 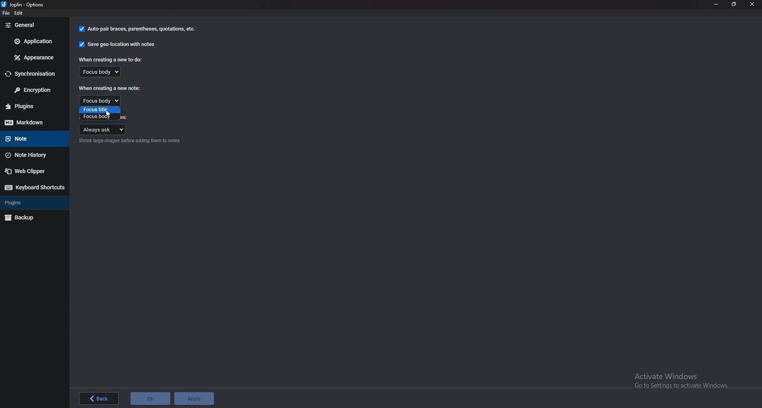 What do you see at coordinates (110, 88) in the screenshot?
I see `When creating a new note` at bounding box center [110, 88].